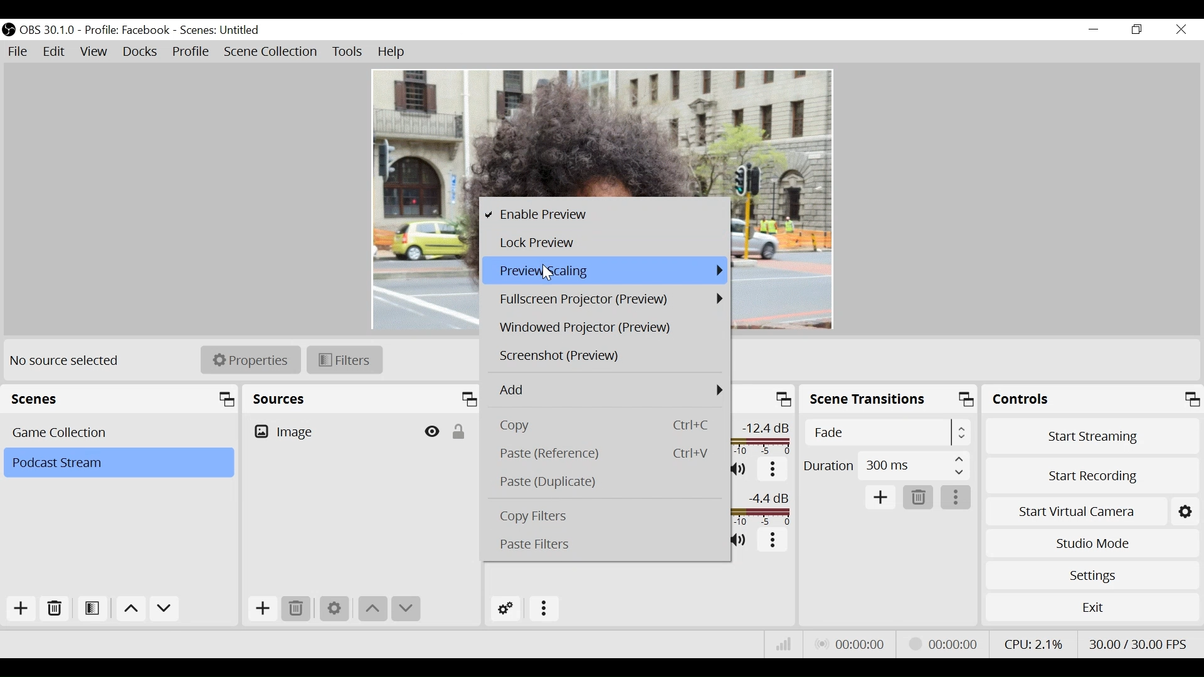 The image size is (1204, 677). Describe the element at coordinates (851, 646) in the screenshot. I see `Live Status` at that location.